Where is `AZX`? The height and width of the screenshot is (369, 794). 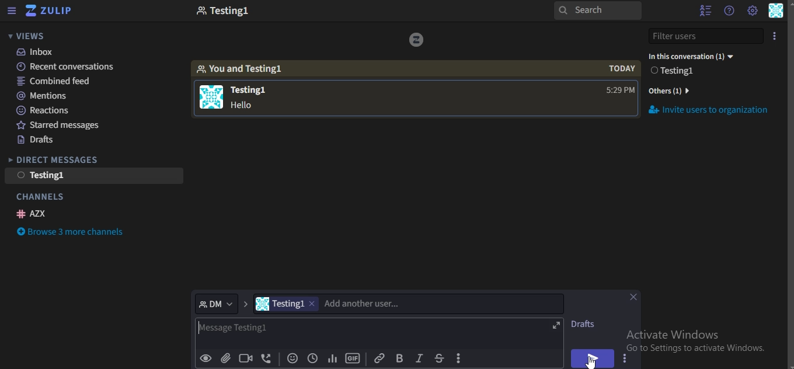 AZX is located at coordinates (32, 214).